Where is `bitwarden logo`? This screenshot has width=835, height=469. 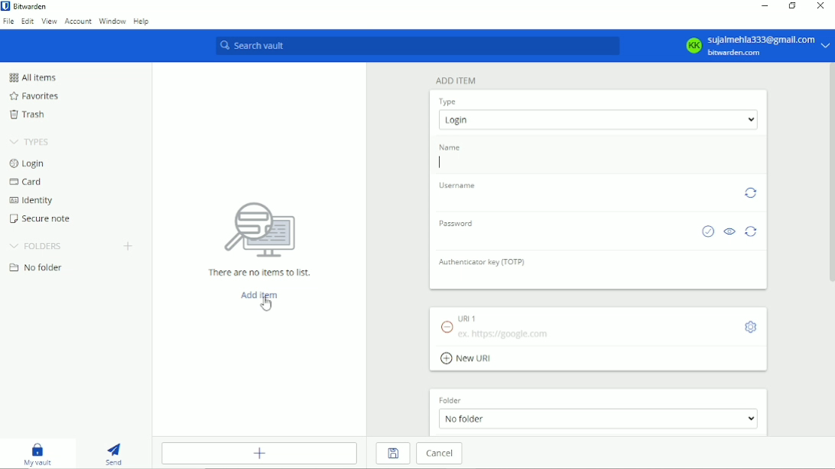 bitwarden logo is located at coordinates (5, 6).